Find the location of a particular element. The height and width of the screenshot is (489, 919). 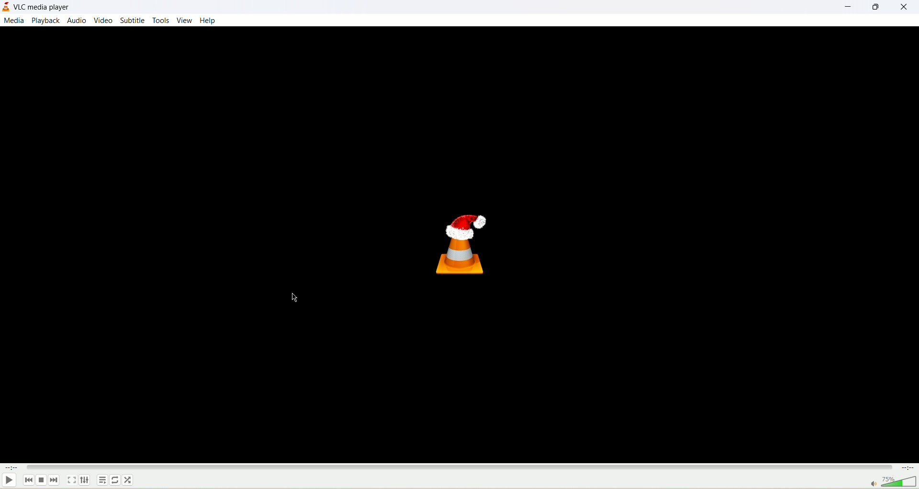

maximize is located at coordinates (879, 6).